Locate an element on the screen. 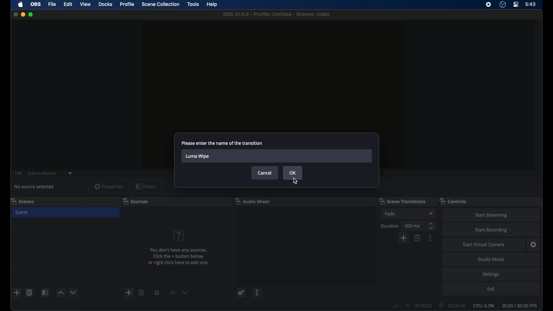 This screenshot has width=553, height=311. audio mixer is located at coordinates (253, 201).